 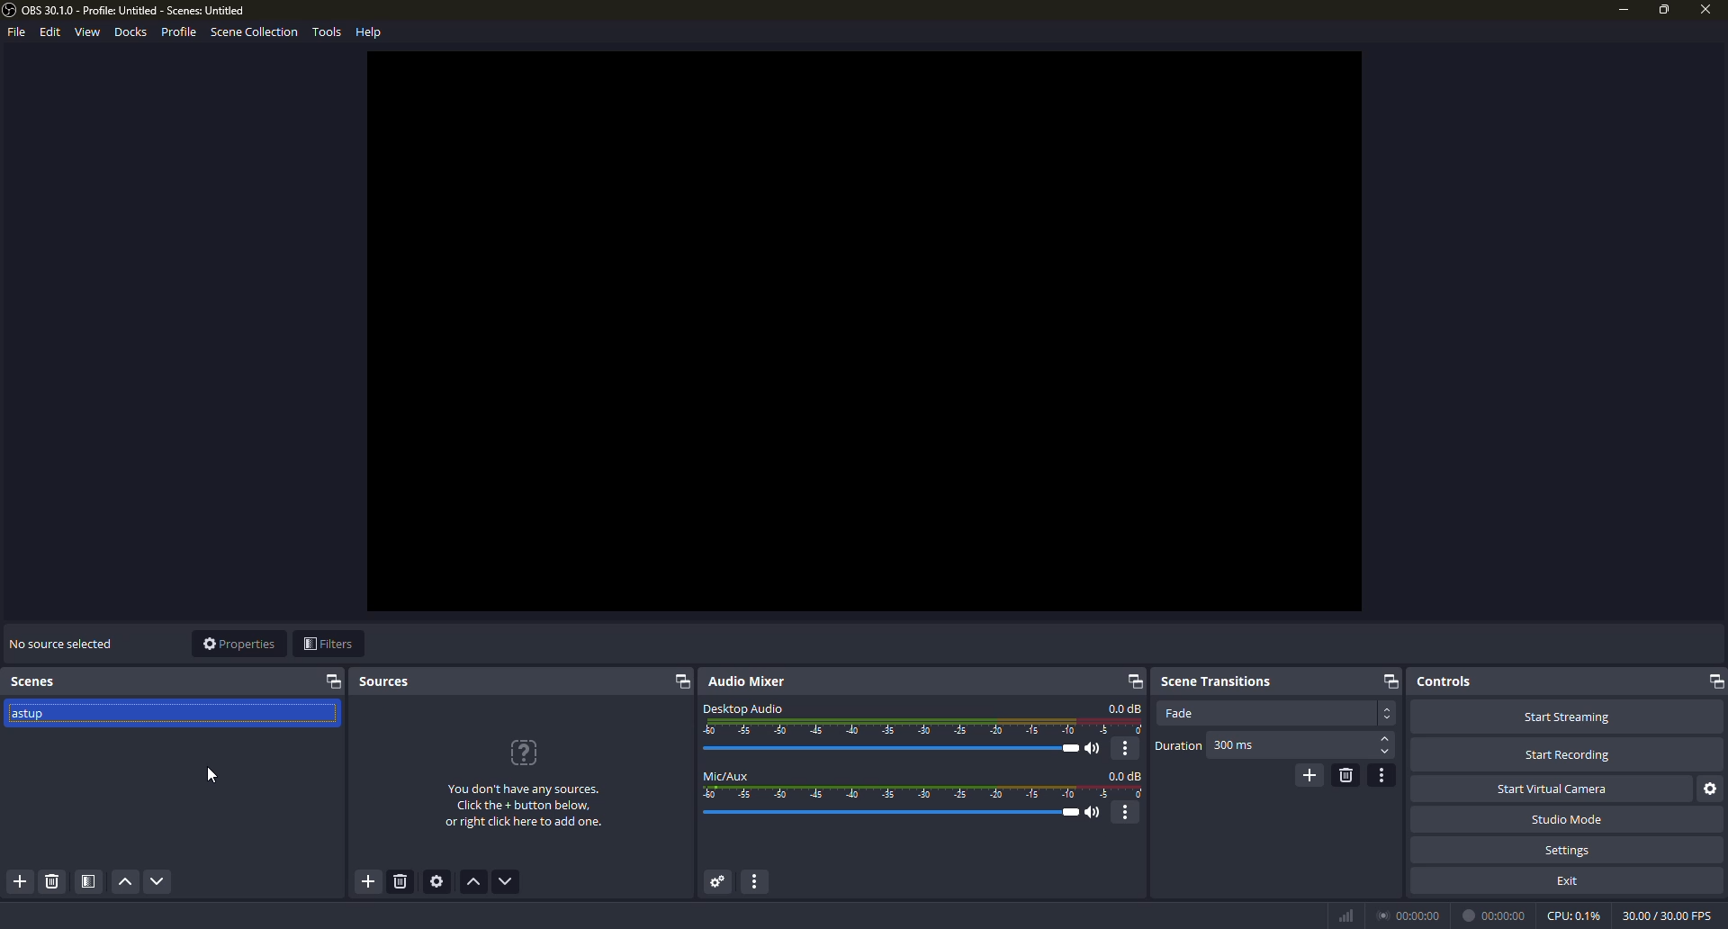 I want to click on transition properties, so click(x=1383, y=775).